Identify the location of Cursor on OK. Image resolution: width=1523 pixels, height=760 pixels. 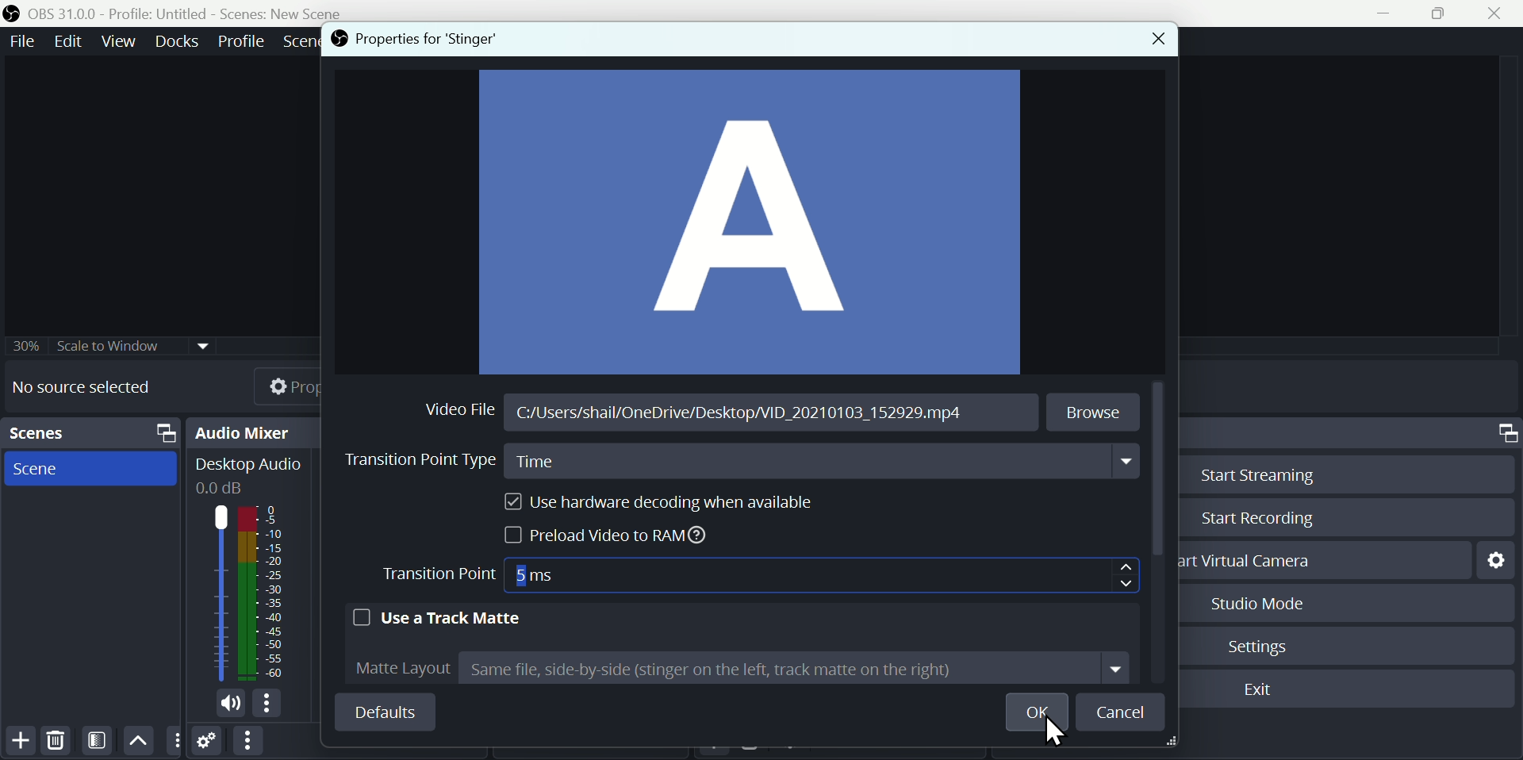
(1060, 737).